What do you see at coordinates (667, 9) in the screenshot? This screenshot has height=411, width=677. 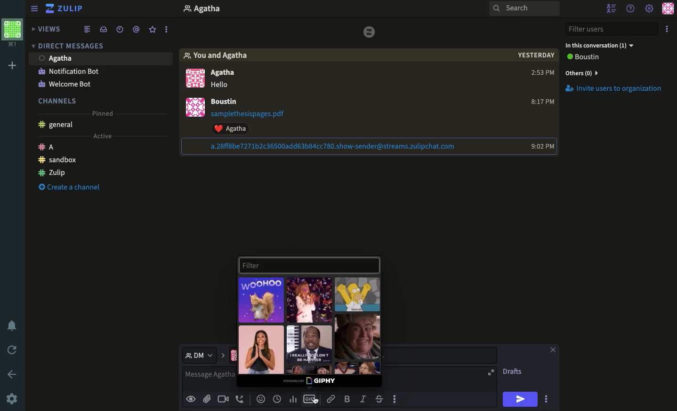 I see `Profile` at bounding box center [667, 9].